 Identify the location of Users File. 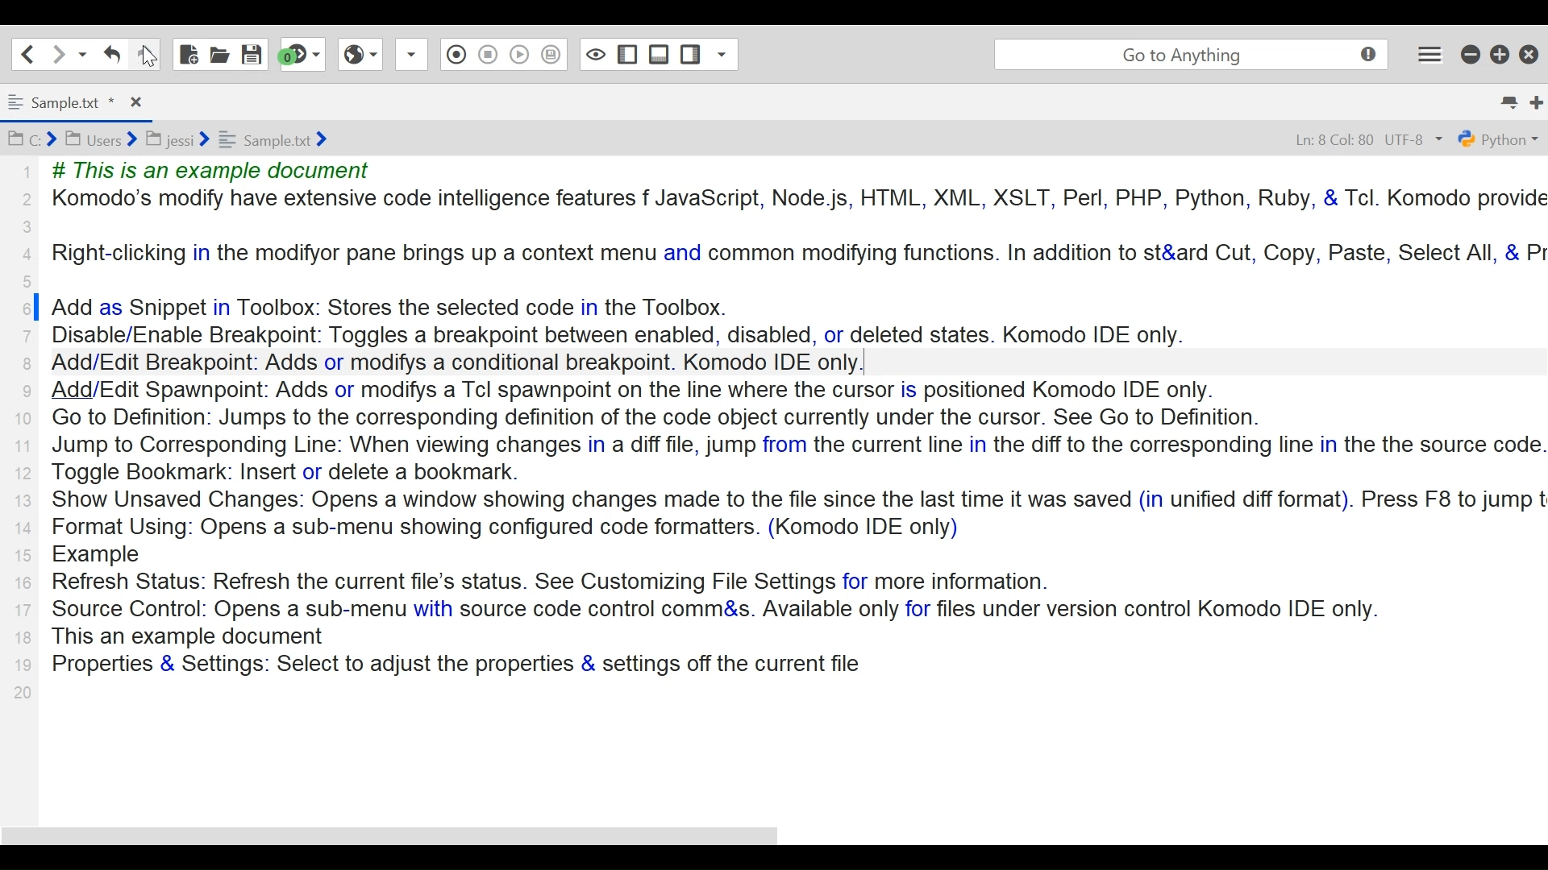
(101, 139).